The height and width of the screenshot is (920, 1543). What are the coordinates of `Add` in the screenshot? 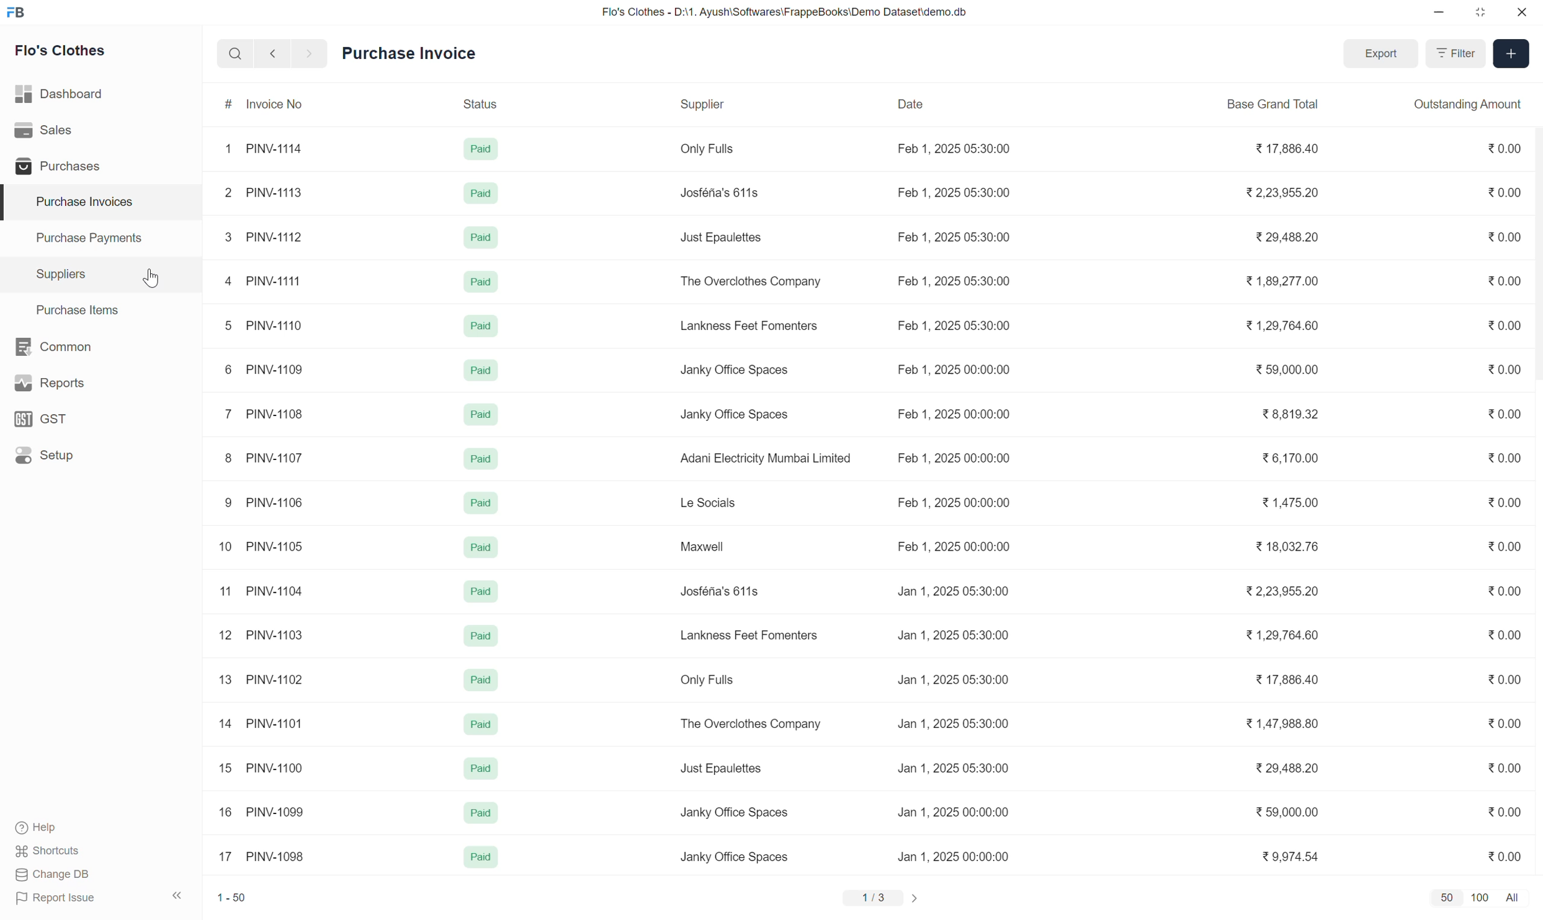 It's located at (1511, 53).